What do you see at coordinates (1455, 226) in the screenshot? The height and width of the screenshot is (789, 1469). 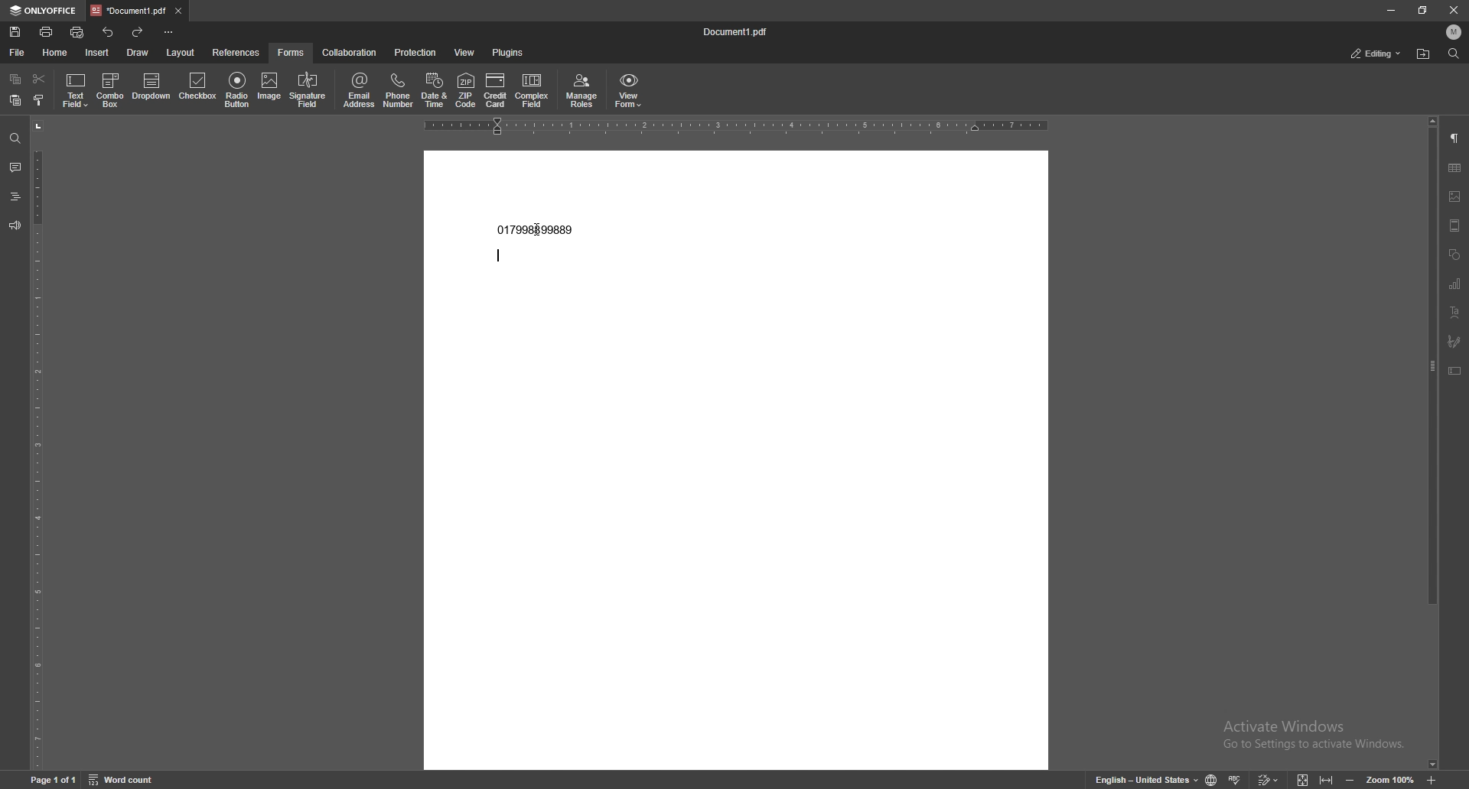 I see `header and footer` at bounding box center [1455, 226].